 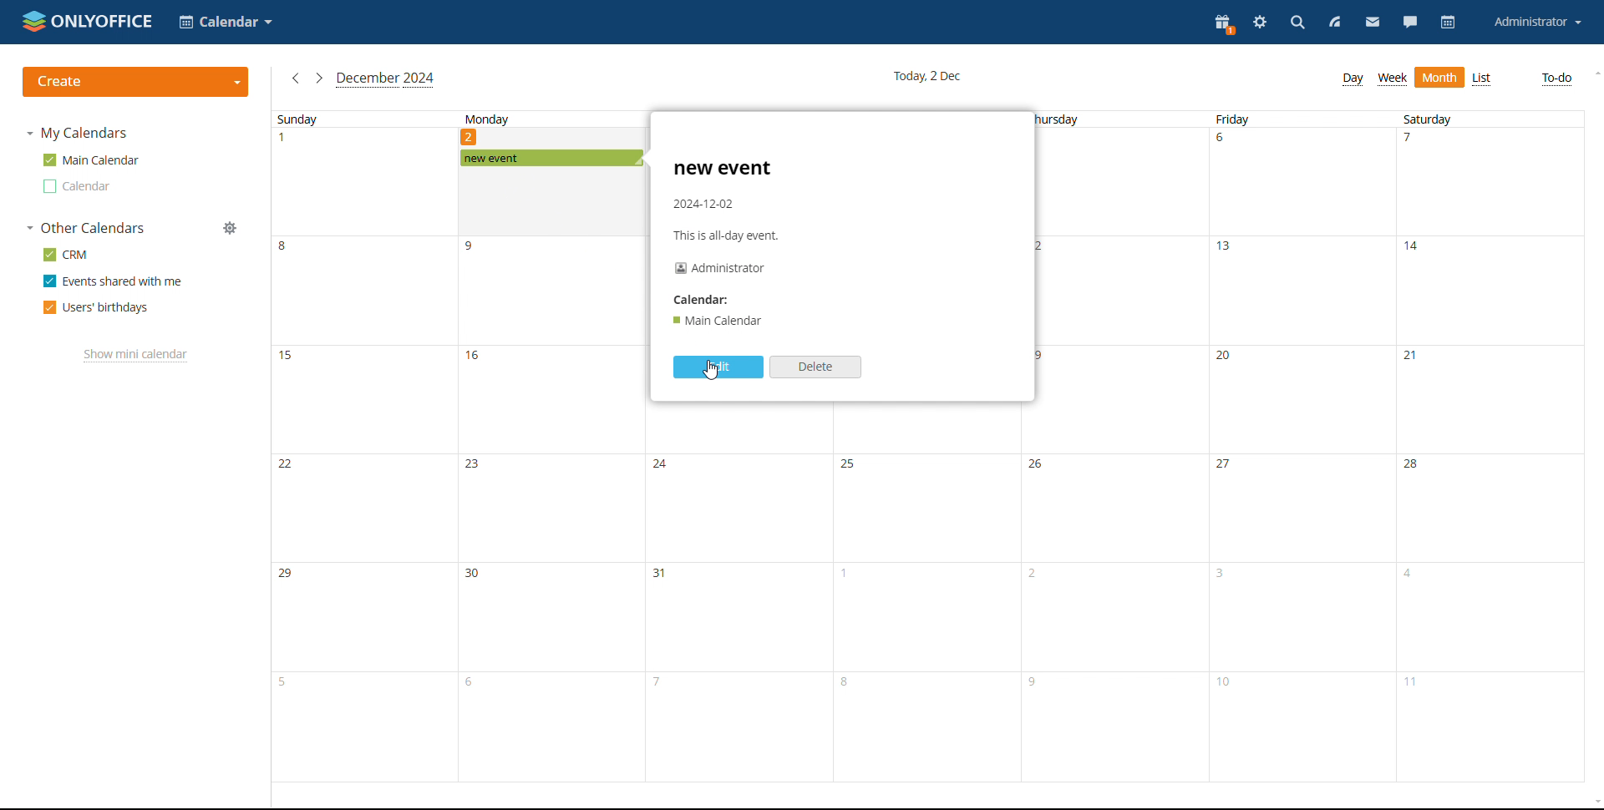 What do you see at coordinates (226, 23) in the screenshot?
I see `select application` at bounding box center [226, 23].